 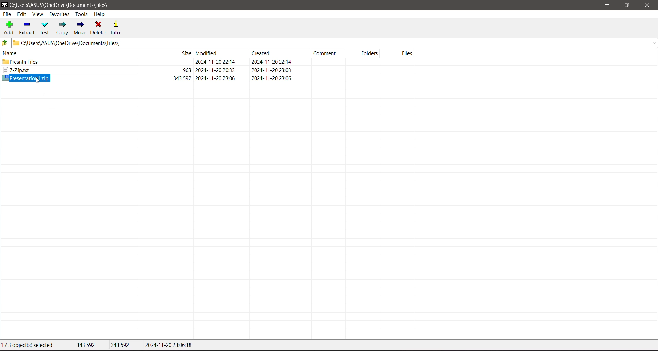 I want to click on Help, so click(x=99, y=14).